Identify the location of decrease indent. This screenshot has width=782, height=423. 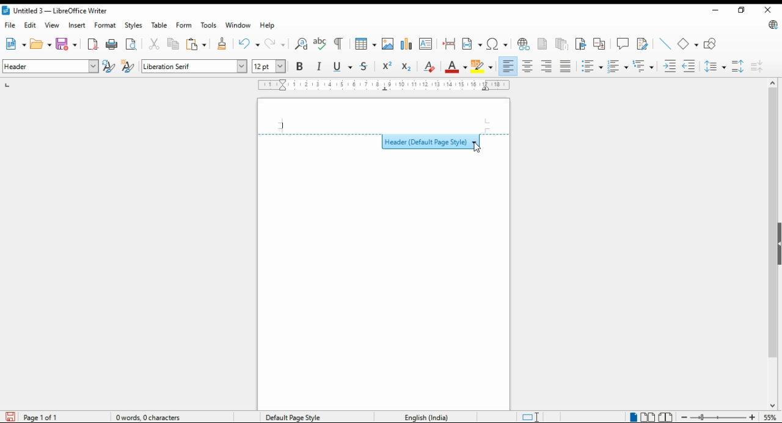
(690, 65).